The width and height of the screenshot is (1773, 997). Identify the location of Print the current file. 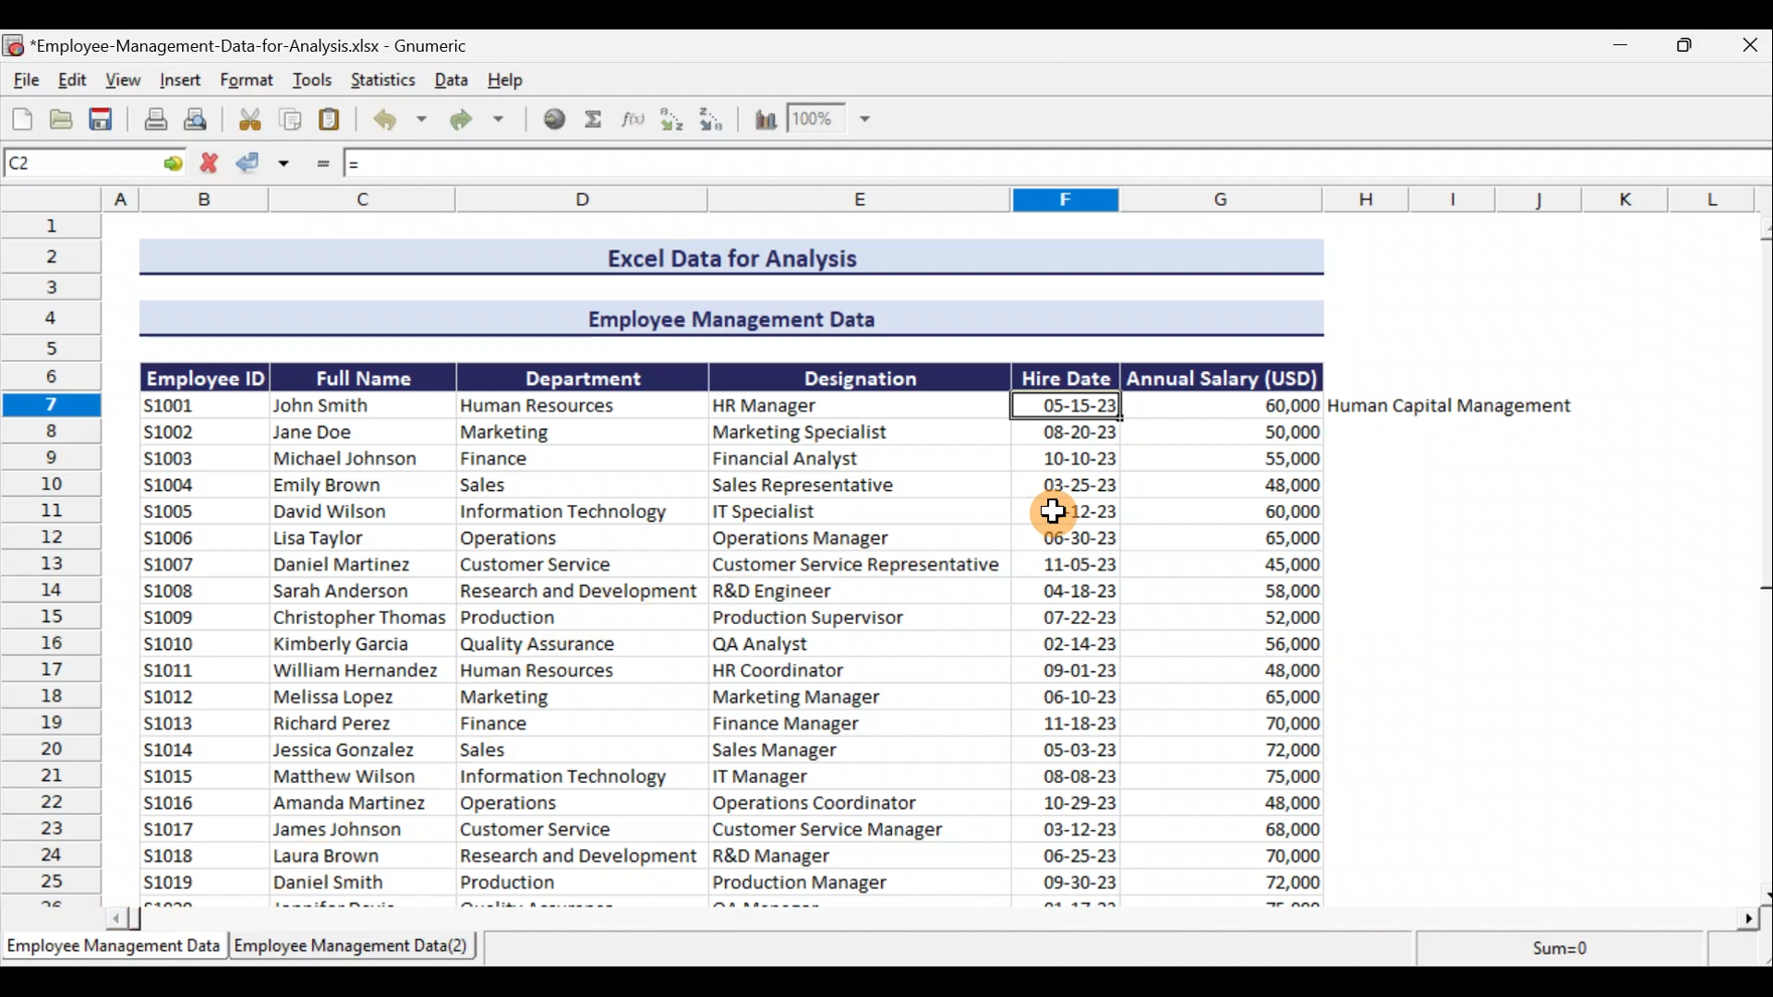
(151, 120).